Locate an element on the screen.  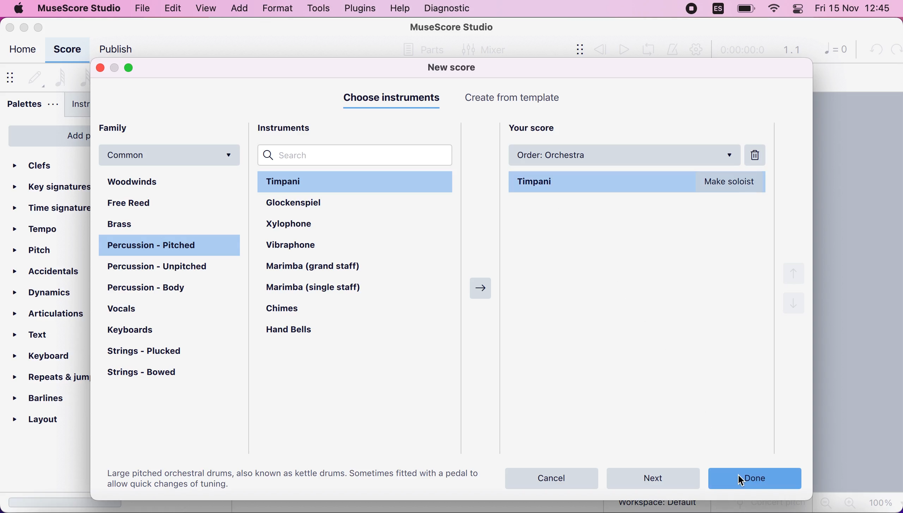
keyboard is located at coordinates (47, 358).